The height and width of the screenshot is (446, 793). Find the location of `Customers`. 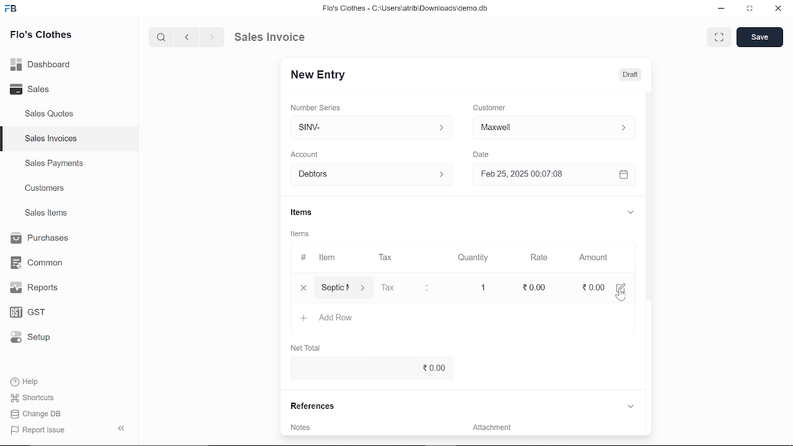

Customers is located at coordinates (46, 188).